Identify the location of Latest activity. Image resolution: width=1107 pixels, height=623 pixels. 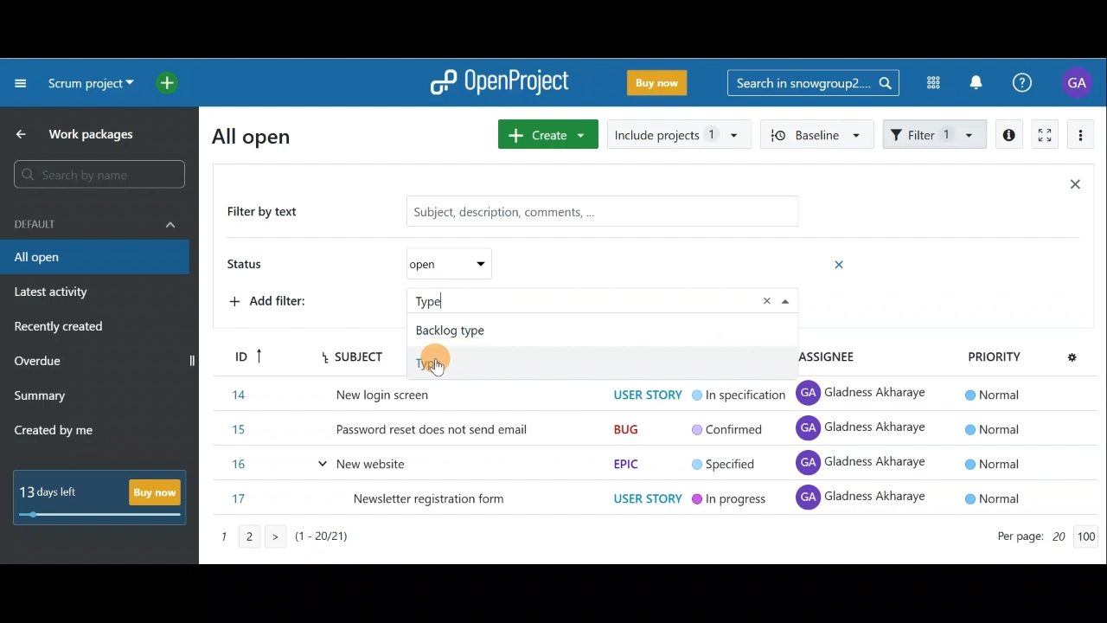
(54, 294).